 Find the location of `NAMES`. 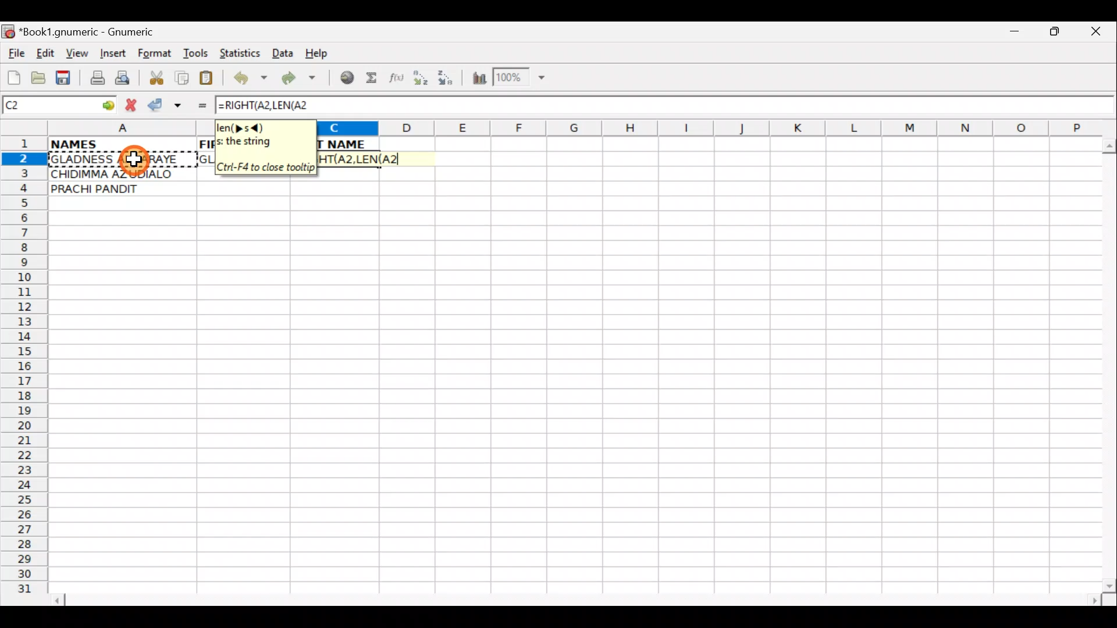

NAMES is located at coordinates (109, 143).